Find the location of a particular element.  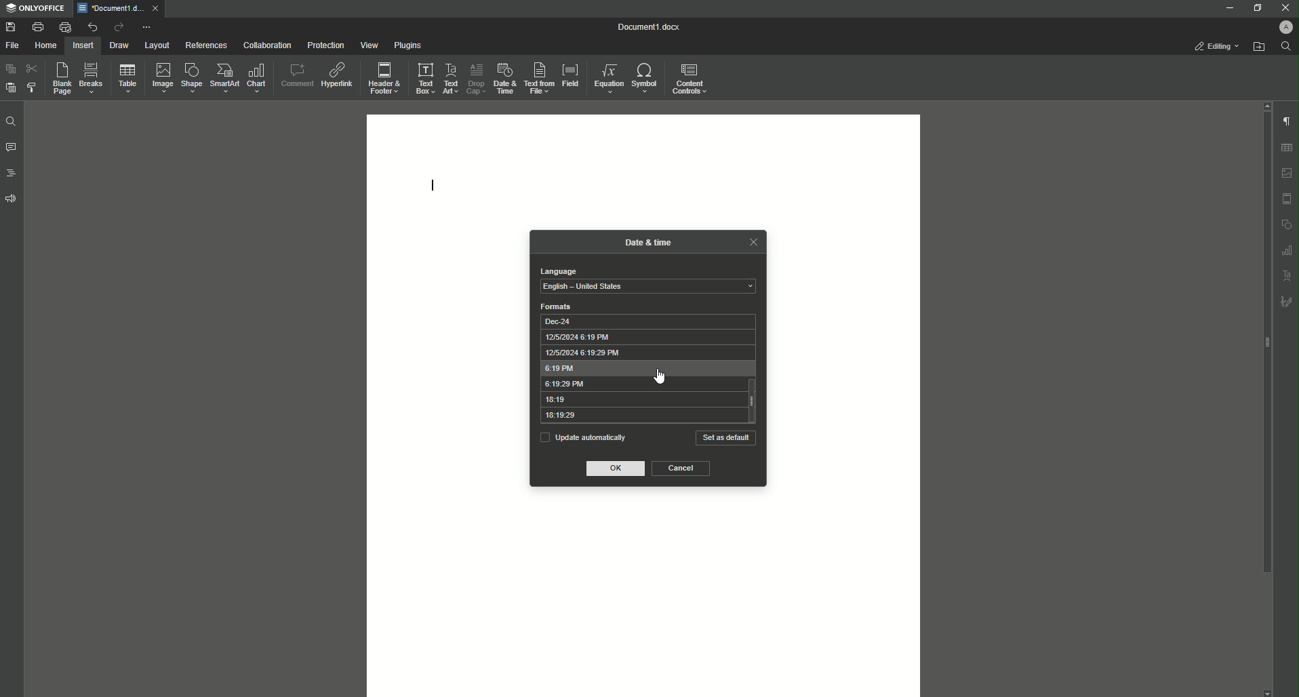

SmartArt is located at coordinates (222, 79).